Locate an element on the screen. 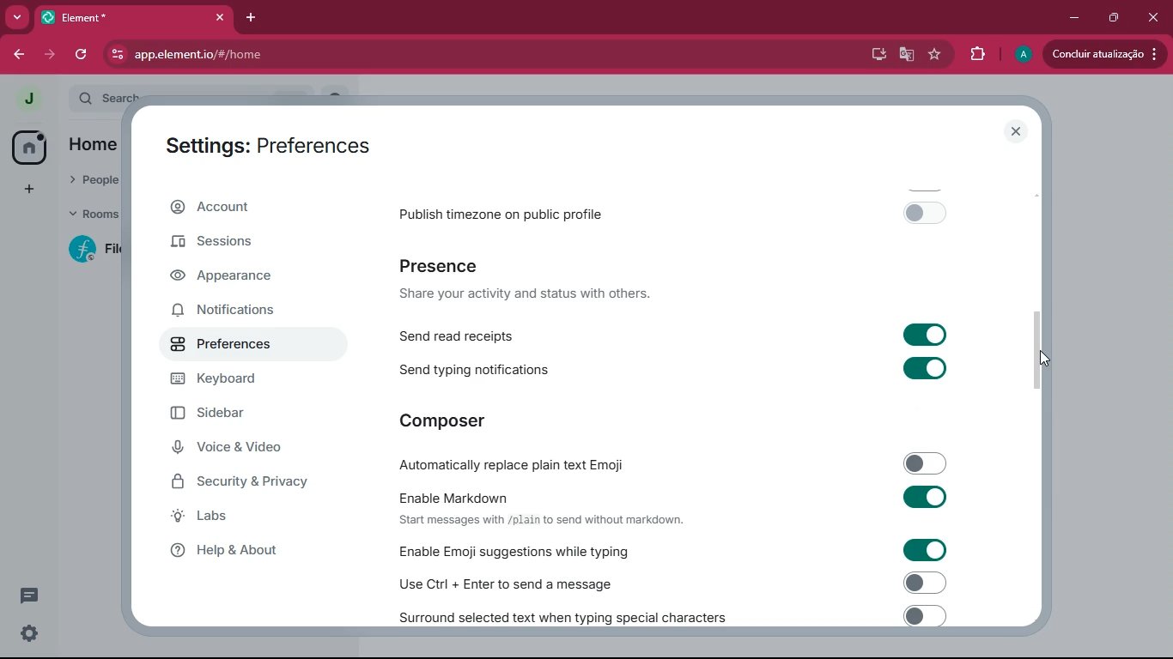 Image resolution: width=1173 pixels, height=659 pixels. notifications is located at coordinates (234, 312).